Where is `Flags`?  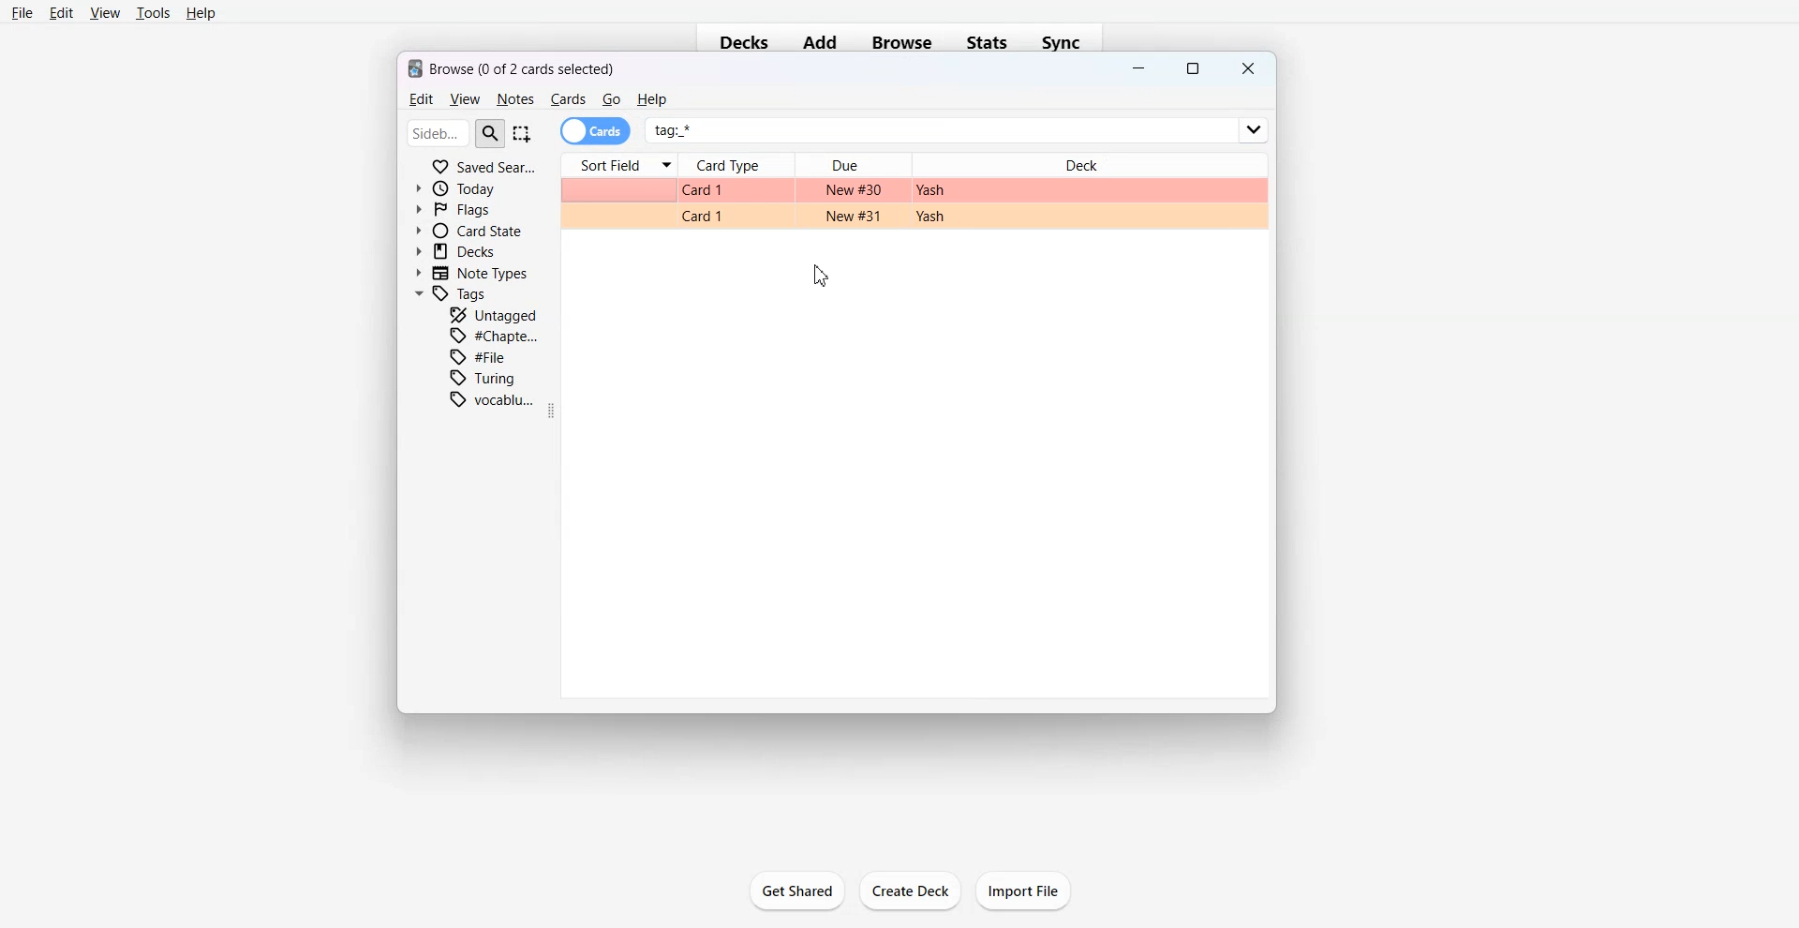
Flags is located at coordinates (453, 208).